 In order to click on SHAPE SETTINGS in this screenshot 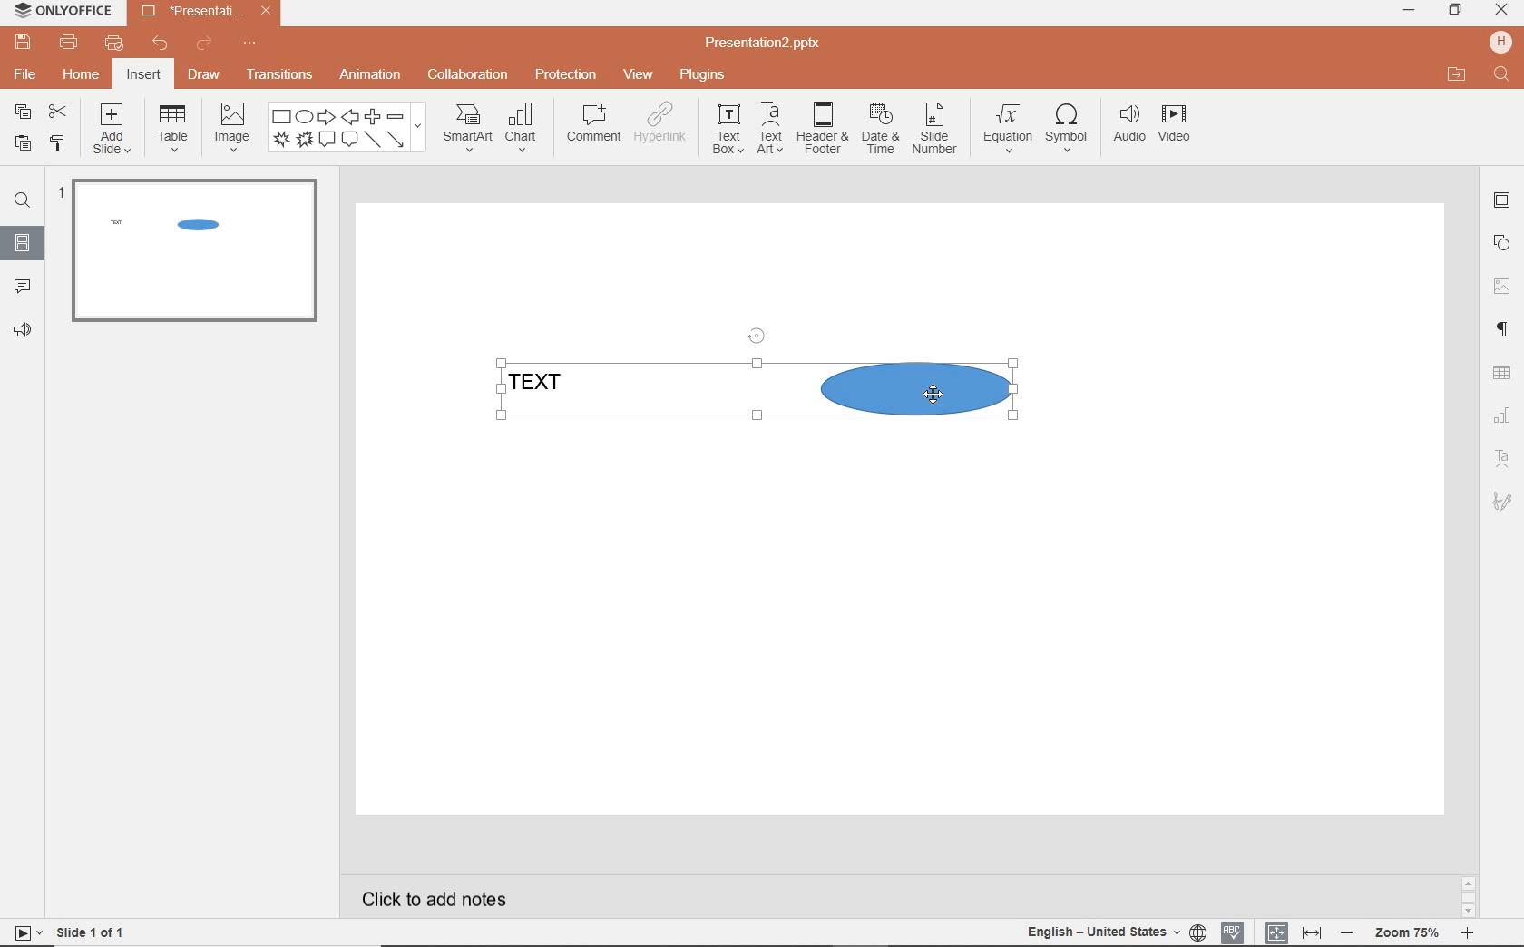, I will do `click(1503, 240)`.